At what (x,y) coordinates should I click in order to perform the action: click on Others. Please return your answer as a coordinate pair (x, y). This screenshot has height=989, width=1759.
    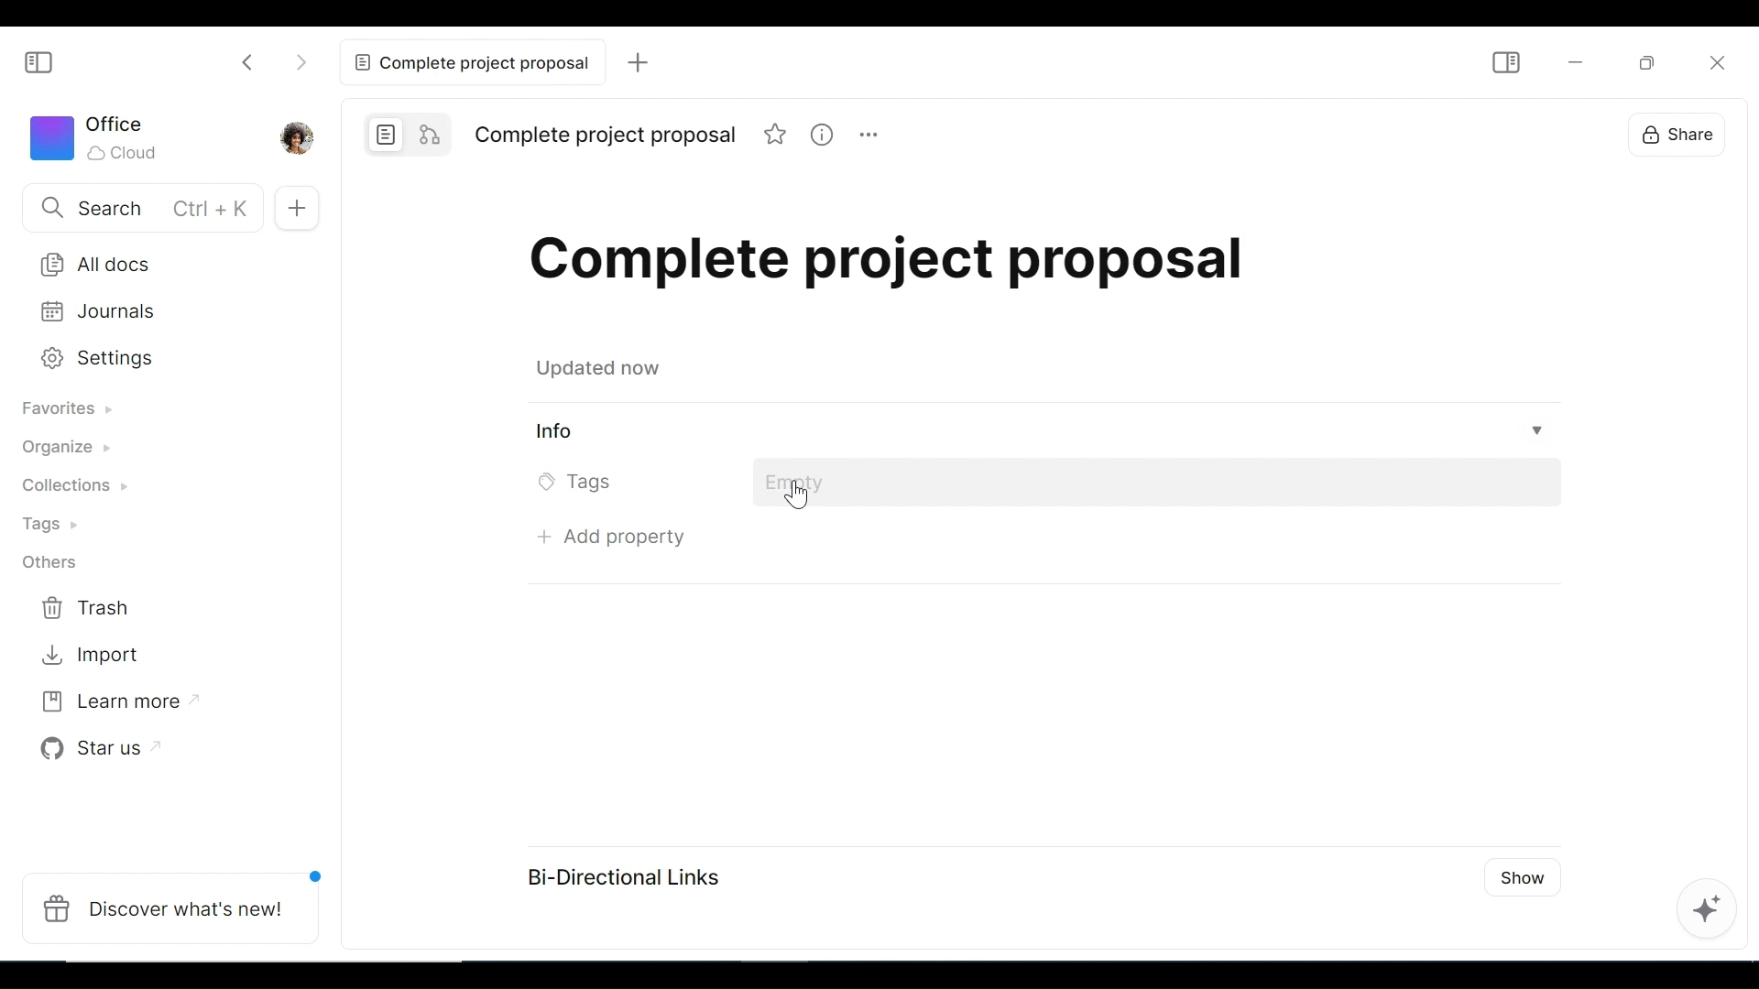
    Looking at the image, I should click on (49, 561).